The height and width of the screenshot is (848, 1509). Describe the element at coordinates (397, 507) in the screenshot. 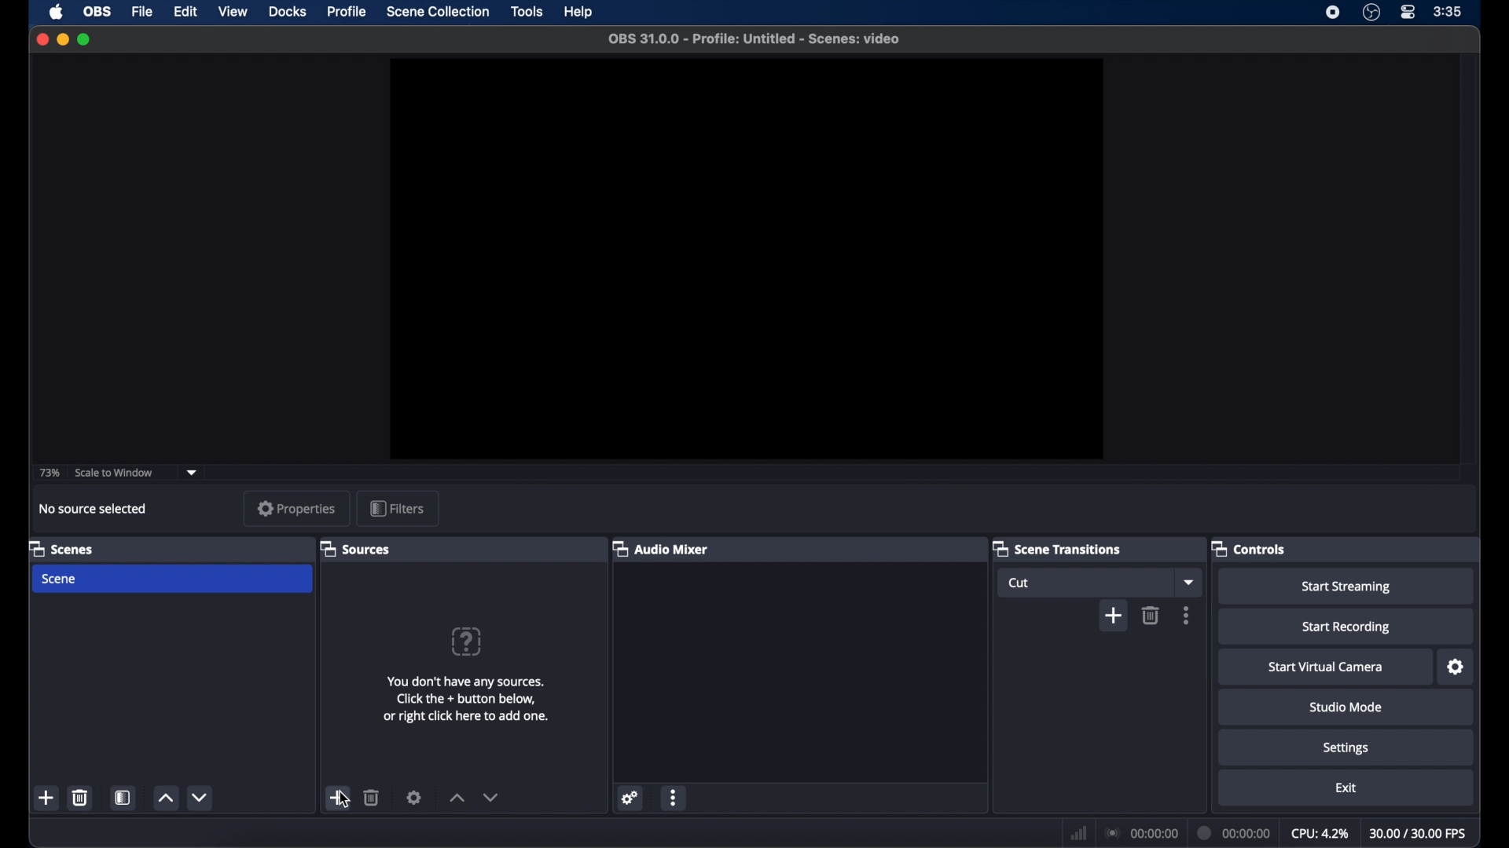

I see `filter` at that location.